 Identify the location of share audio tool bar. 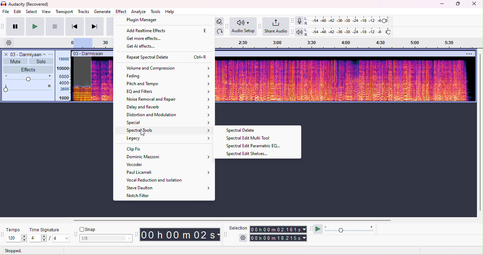
(260, 26).